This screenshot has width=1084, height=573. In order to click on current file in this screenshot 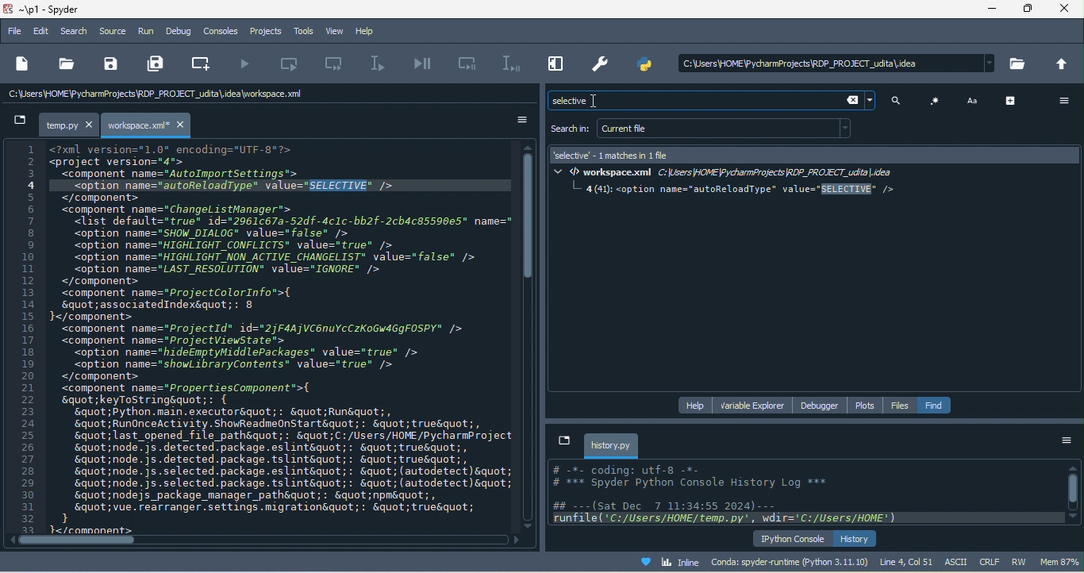, I will do `click(727, 129)`.